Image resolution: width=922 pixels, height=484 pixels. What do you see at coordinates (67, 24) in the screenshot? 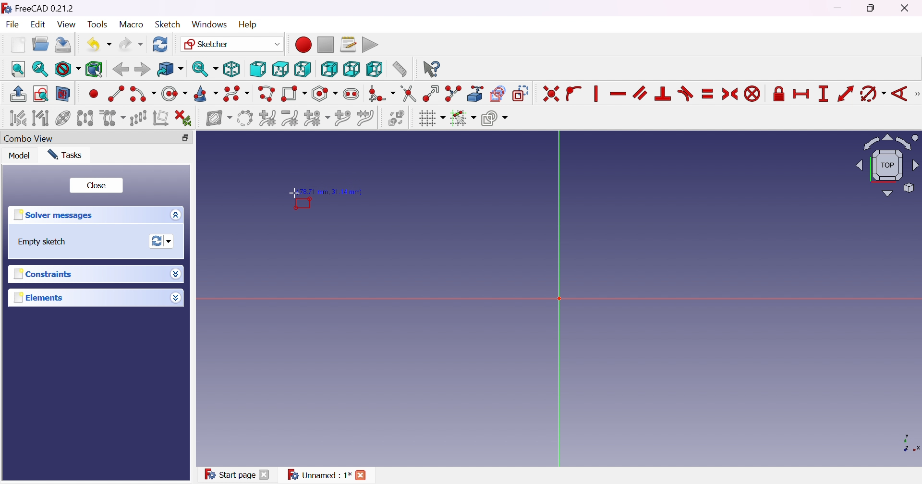
I see `View` at bounding box center [67, 24].